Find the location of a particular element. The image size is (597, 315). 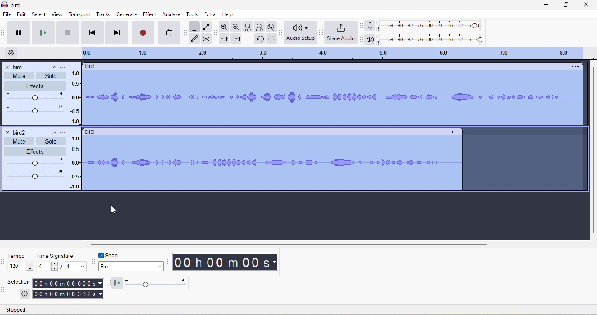

volume is located at coordinates (35, 97).